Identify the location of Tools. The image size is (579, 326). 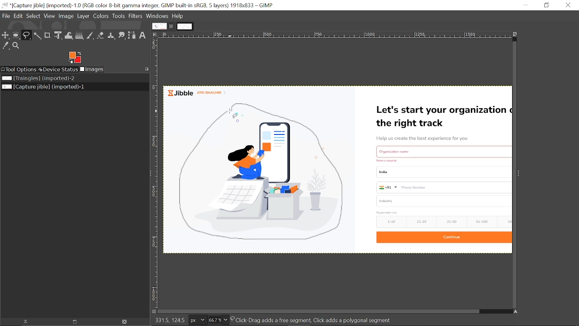
(119, 16).